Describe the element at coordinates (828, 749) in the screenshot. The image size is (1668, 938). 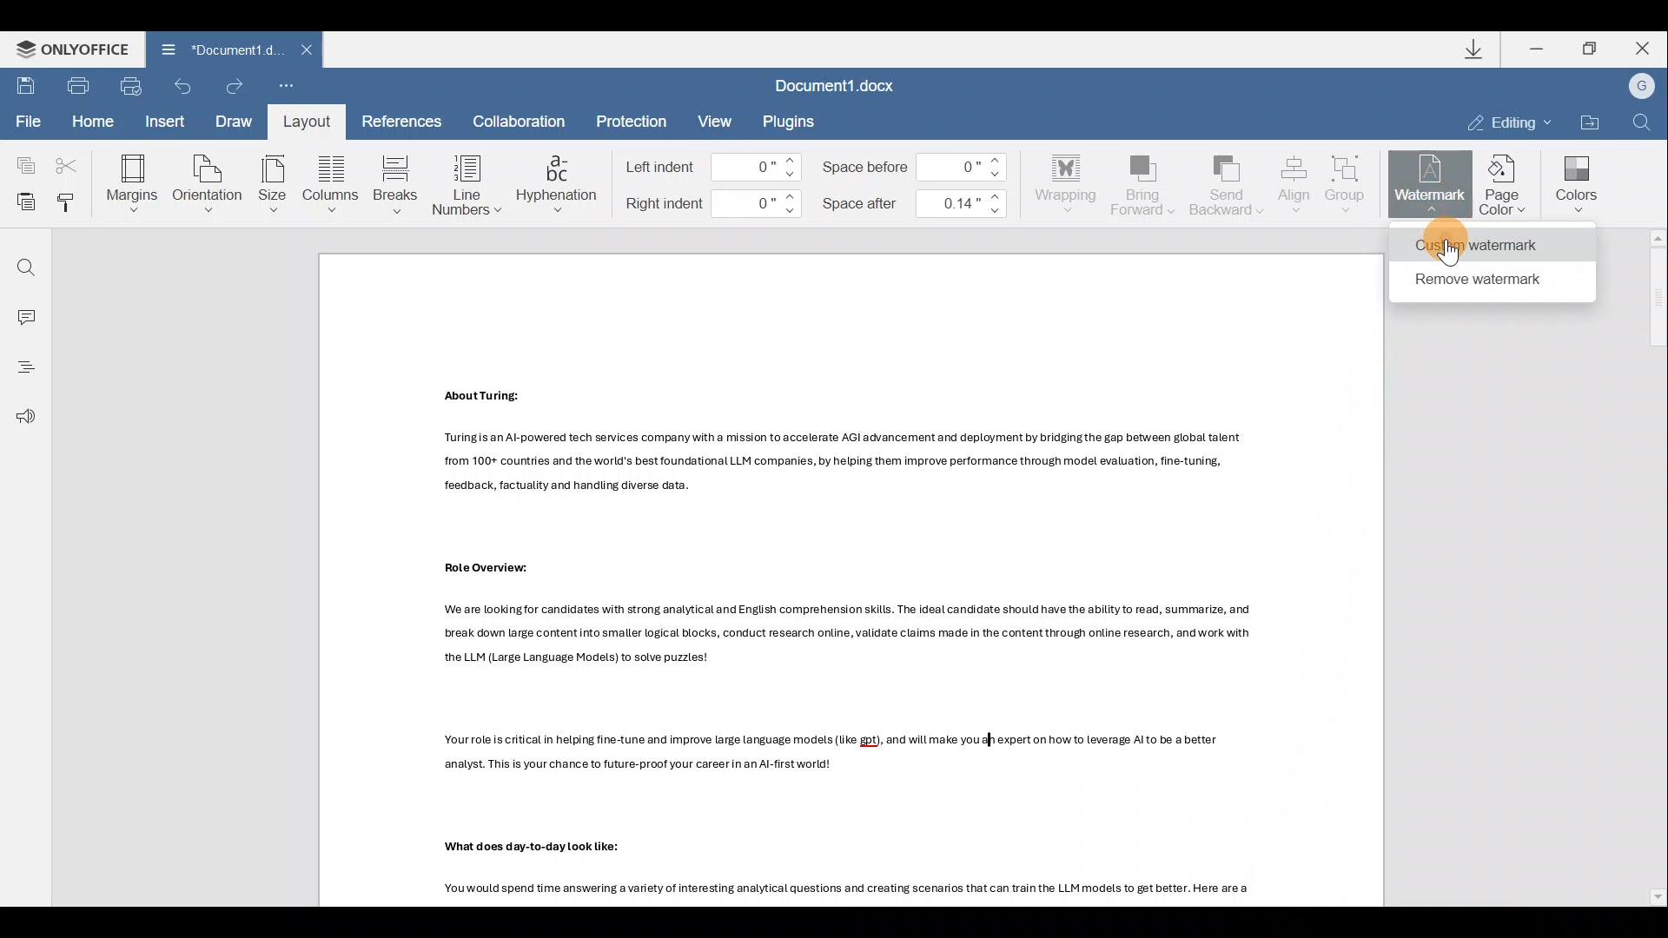
I see `` at that location.